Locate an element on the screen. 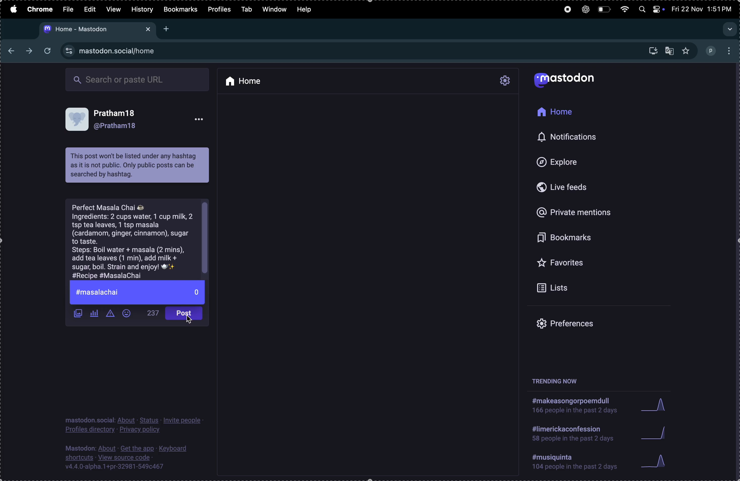 The image size is (740, 481). profile is located at coordinates (710, 50).